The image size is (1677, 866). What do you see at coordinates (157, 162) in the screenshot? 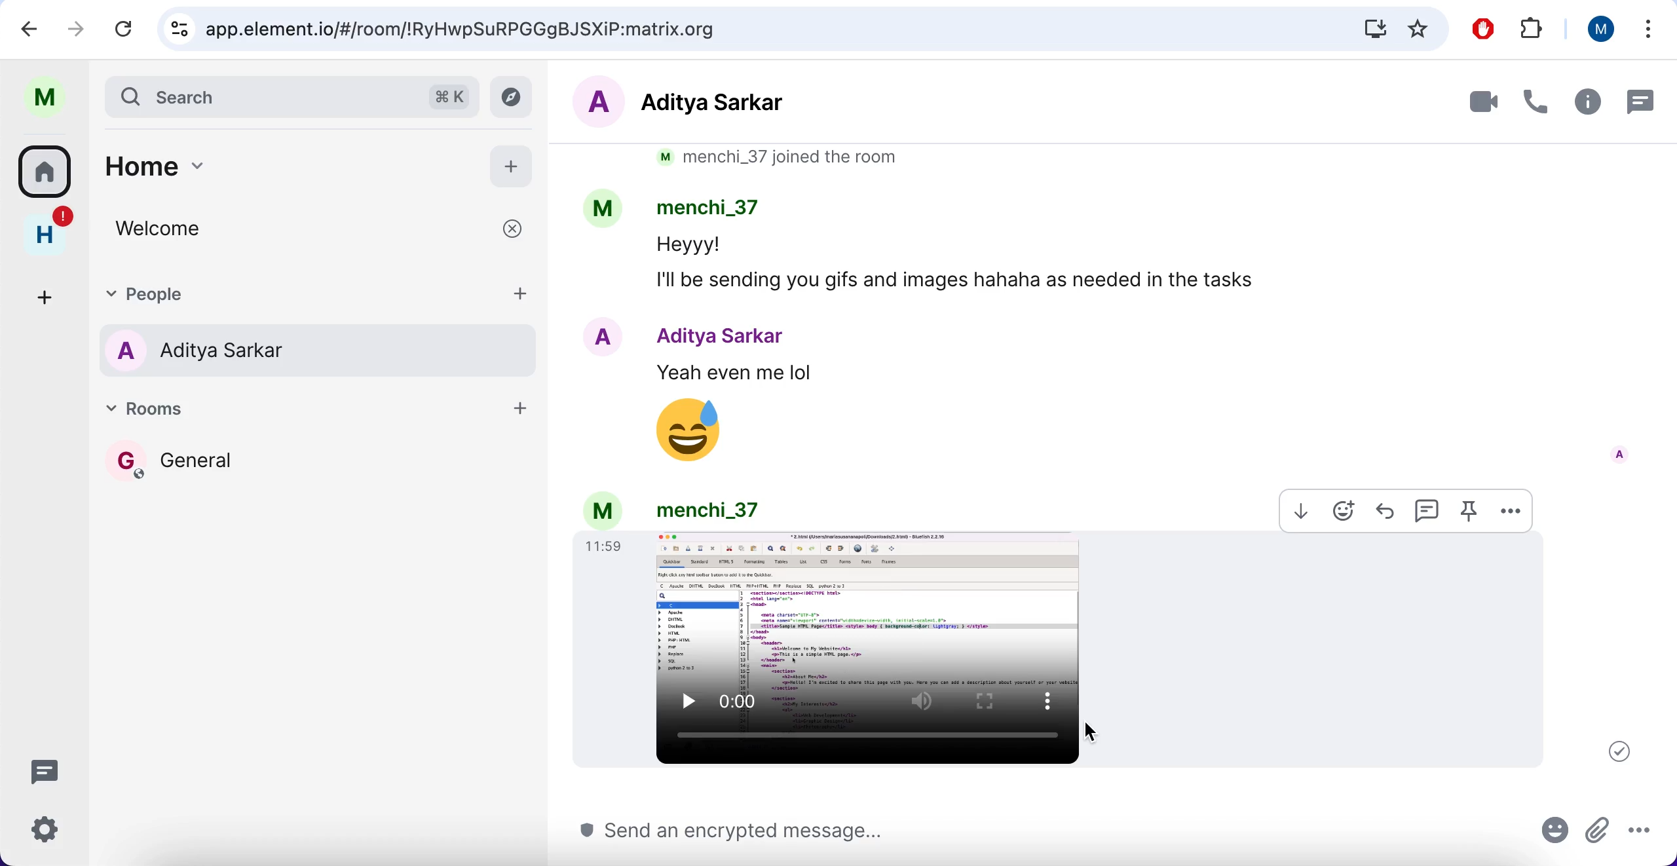
I see `home` at bounding box center [157, 162].